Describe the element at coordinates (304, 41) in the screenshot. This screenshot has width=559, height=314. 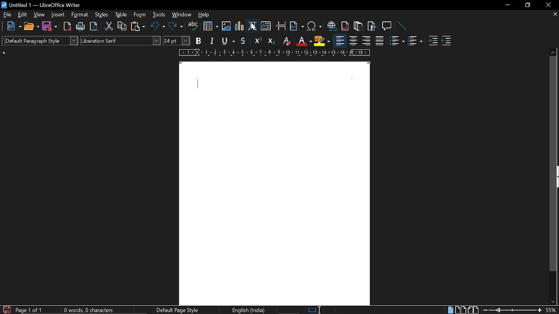
I see `text color` at that location.